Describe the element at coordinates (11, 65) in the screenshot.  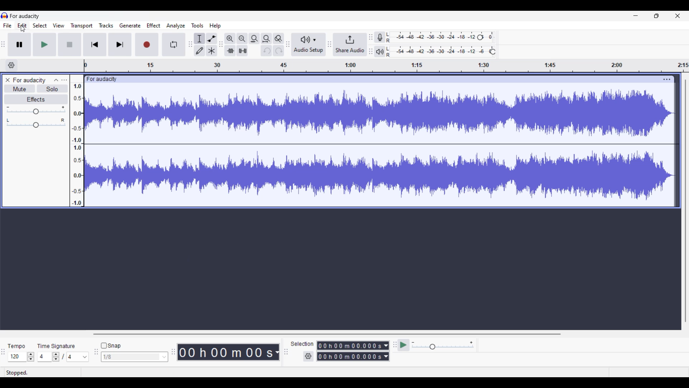
I see `Timeline options` at that location.